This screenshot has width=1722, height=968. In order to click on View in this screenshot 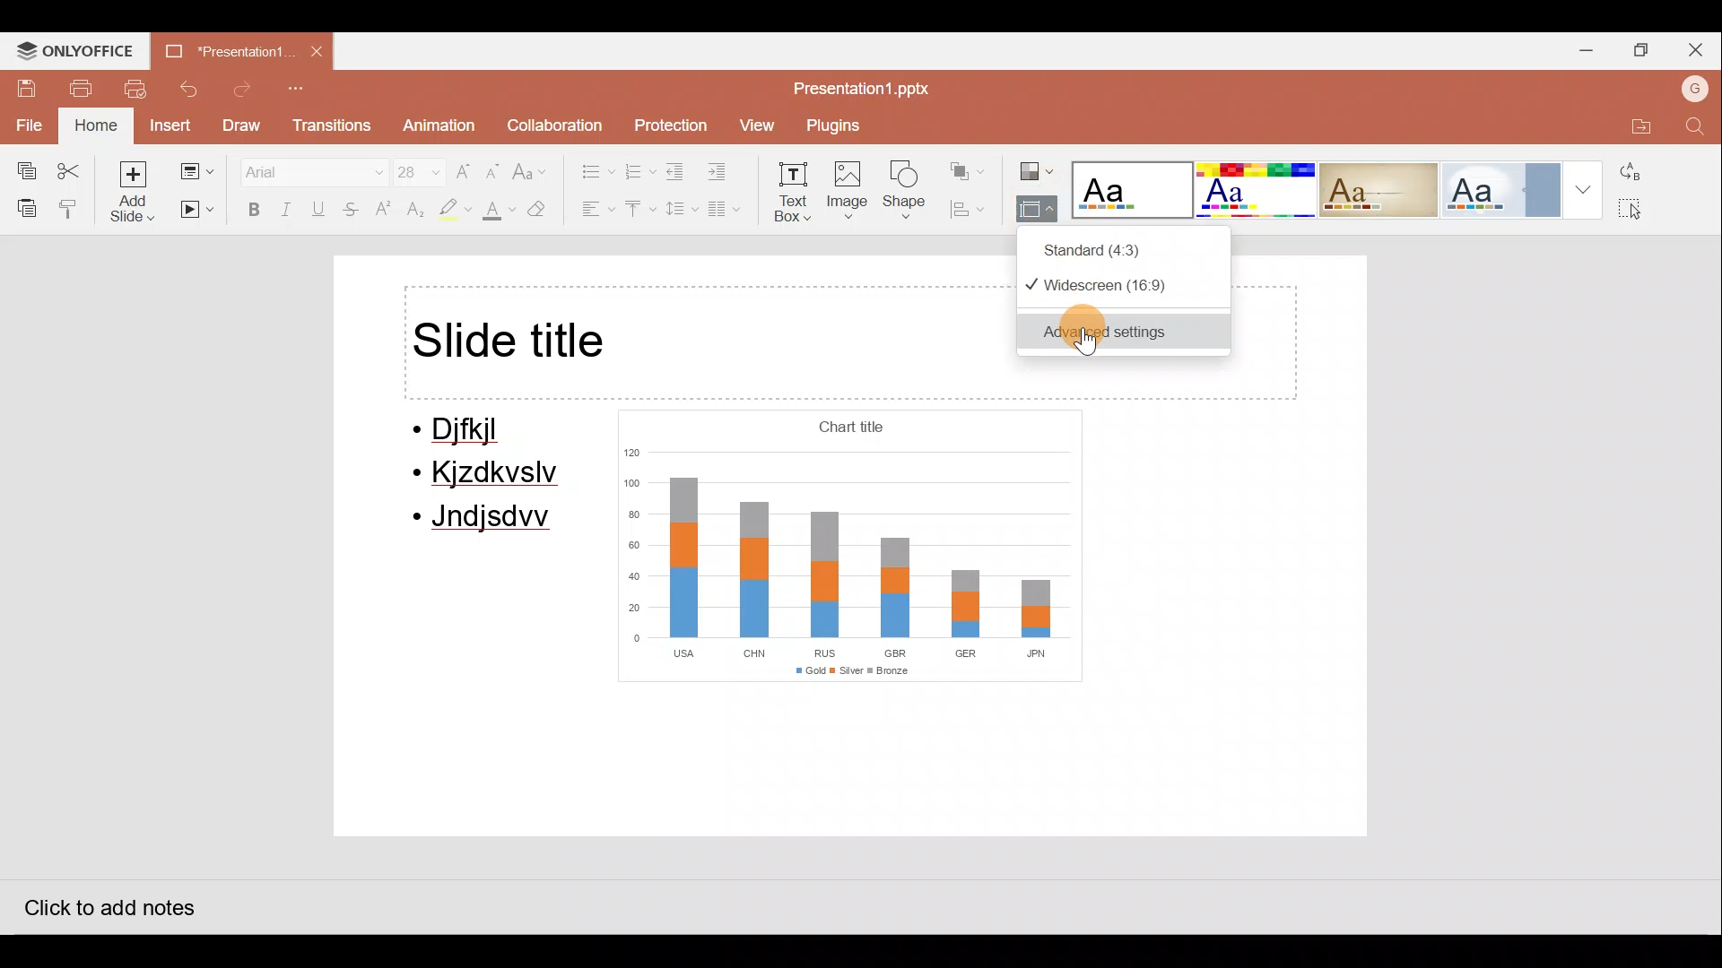, I will do `click(755, 125)`.